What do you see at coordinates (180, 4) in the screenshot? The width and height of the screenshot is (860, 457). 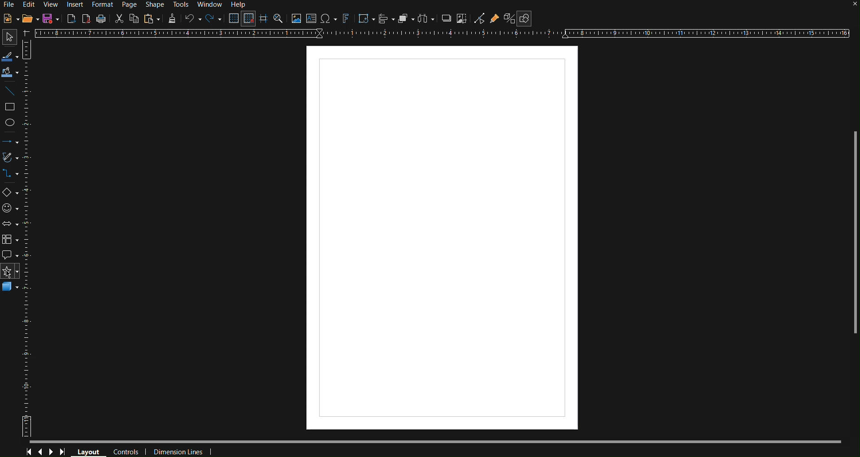 I see `Tools` at bounding box center [180, 4].